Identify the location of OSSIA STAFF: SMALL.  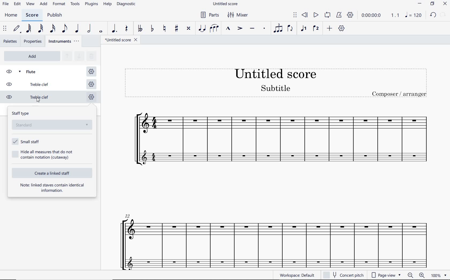
(271, 261).